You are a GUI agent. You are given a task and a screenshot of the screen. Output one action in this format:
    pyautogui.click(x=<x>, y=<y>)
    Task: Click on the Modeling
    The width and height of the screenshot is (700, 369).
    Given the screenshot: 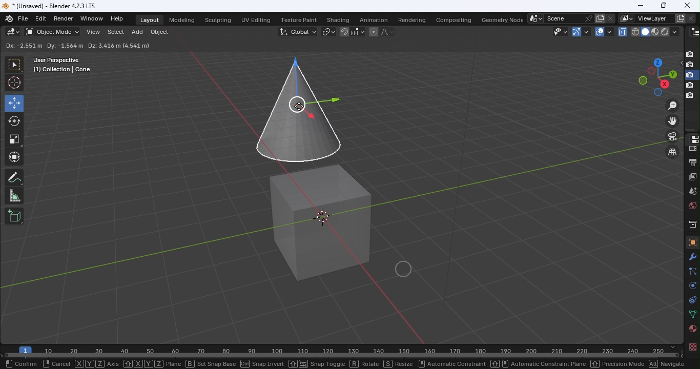 What is the action you would take?
    pyautogui.click(x=181, y=19)
    